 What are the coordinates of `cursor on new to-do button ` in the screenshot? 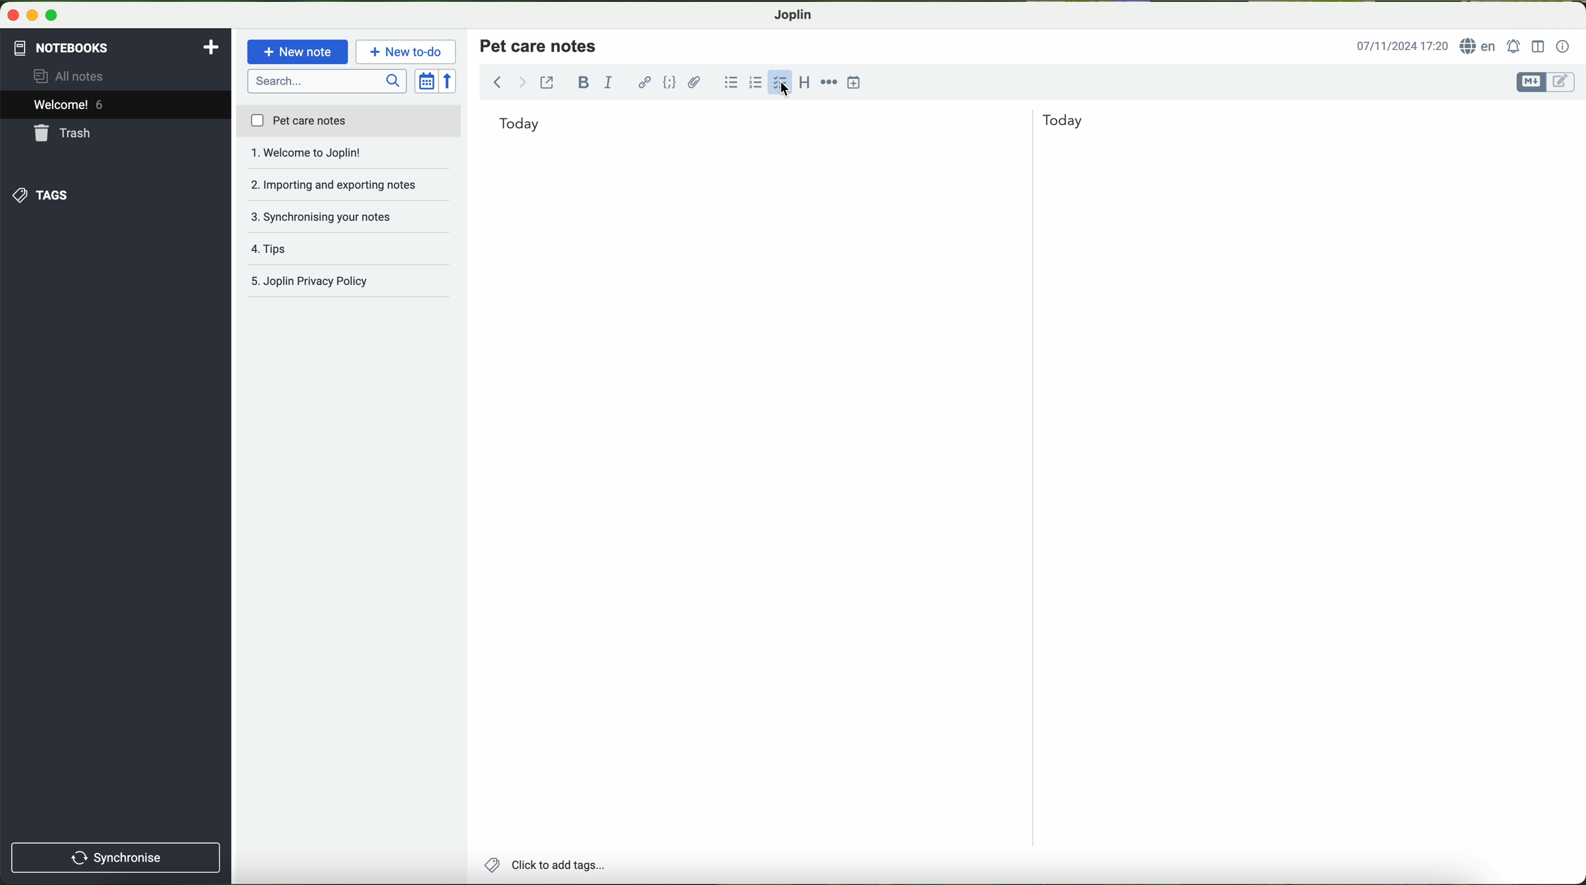 It's located at (408, 52).